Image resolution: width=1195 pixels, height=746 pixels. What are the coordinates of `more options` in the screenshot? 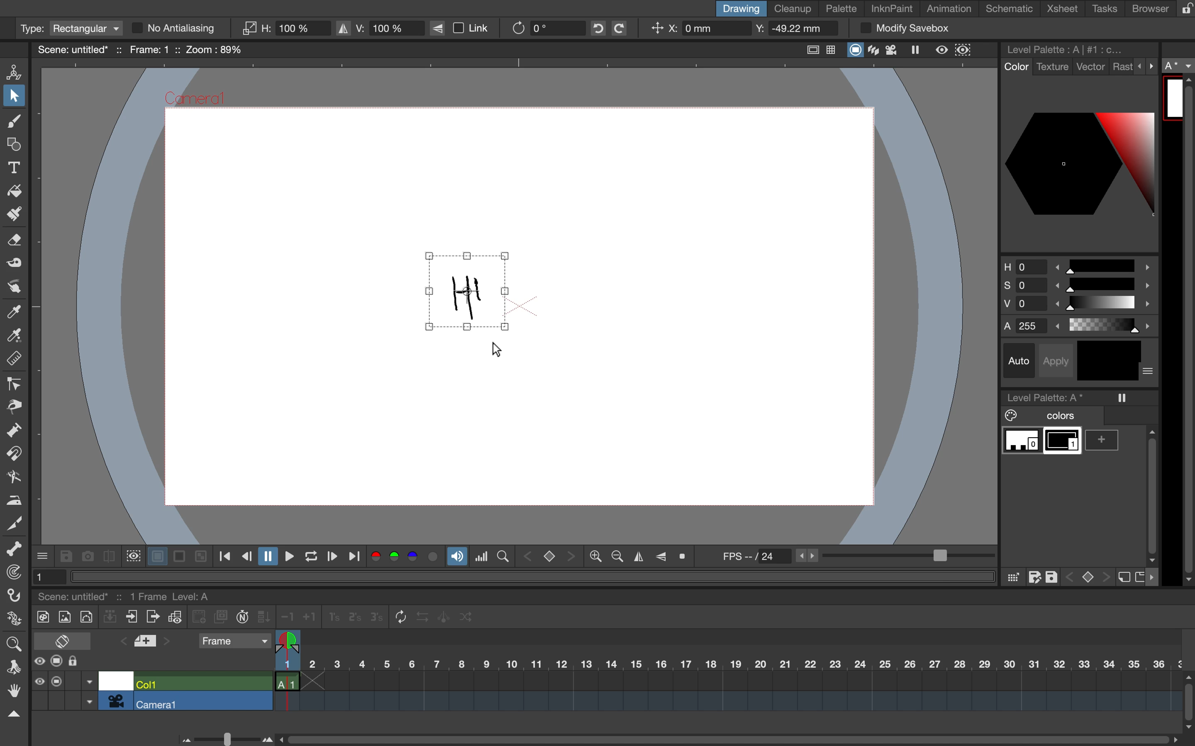 It's located at (1149, 372).